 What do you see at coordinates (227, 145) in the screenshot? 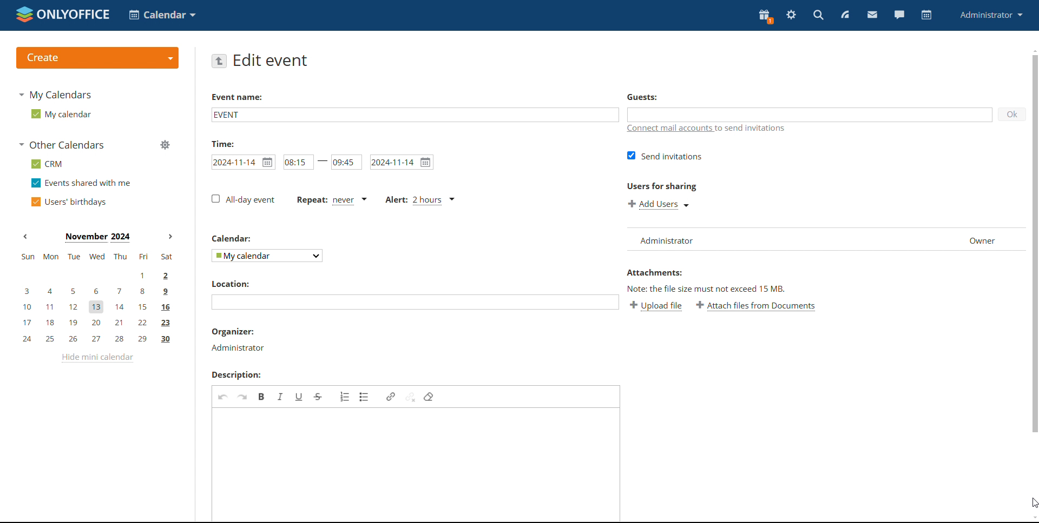
I see `time label` at bounding box center [227, 145].